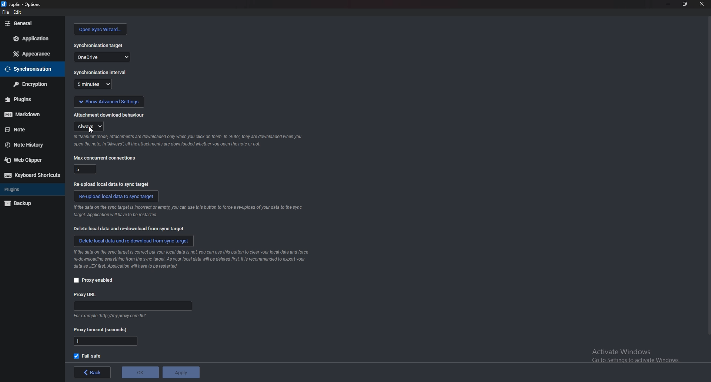 The height and width of the screenshot is (382, 711). I want to click on ok, so click(140, 372).